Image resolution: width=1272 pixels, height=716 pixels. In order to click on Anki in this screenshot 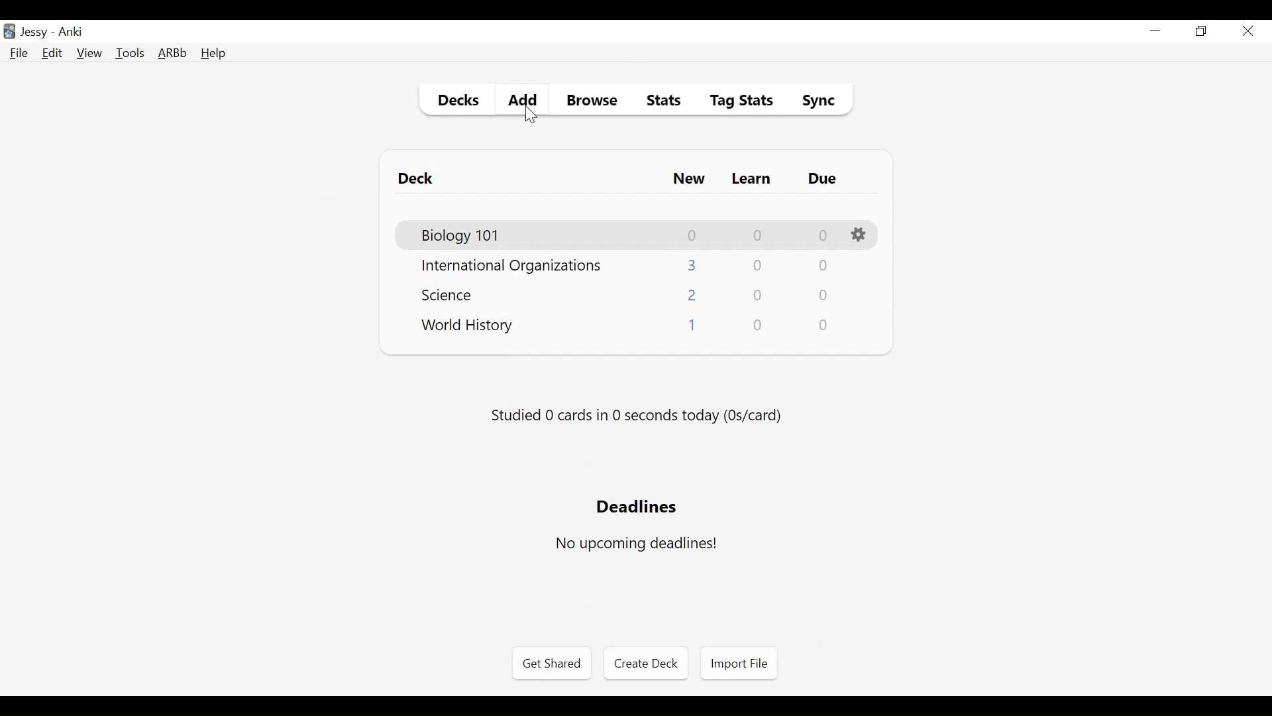, I will do `click(71, 32)`.